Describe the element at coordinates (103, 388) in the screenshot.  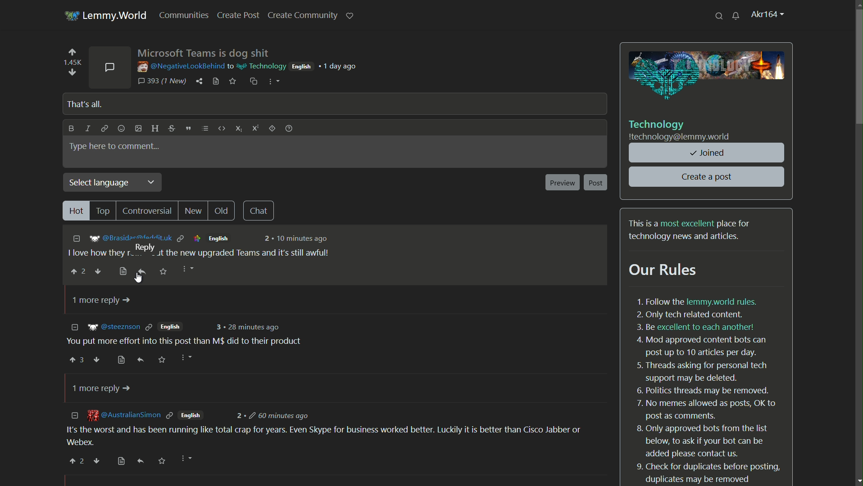
I see `1 more reply` at that location.